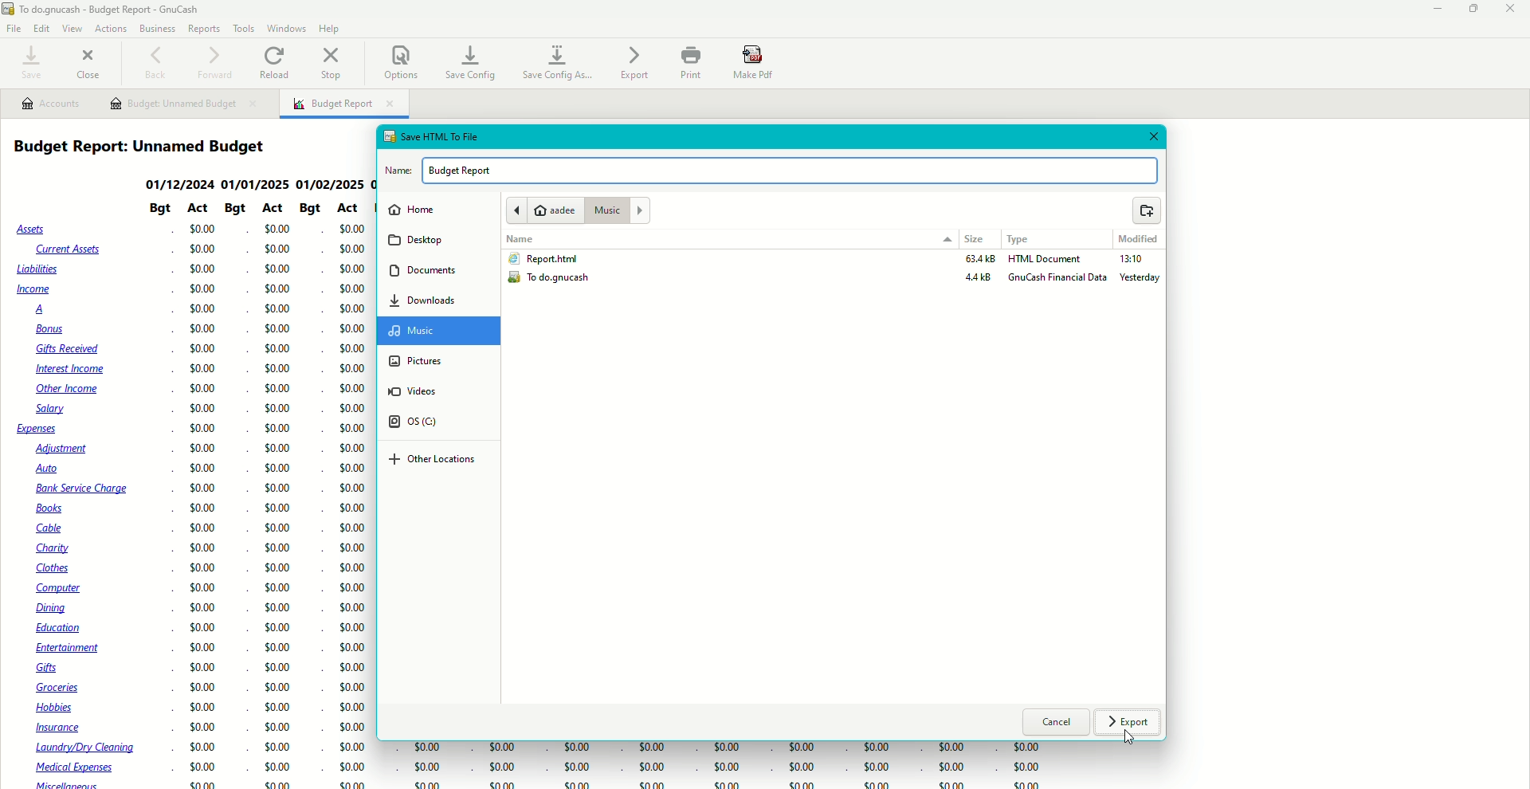 The width and height of the screenshot is (1530, 789). Describe the element at coordinates (344, 105) in the screenshot. I see `Budget Report` at that location.